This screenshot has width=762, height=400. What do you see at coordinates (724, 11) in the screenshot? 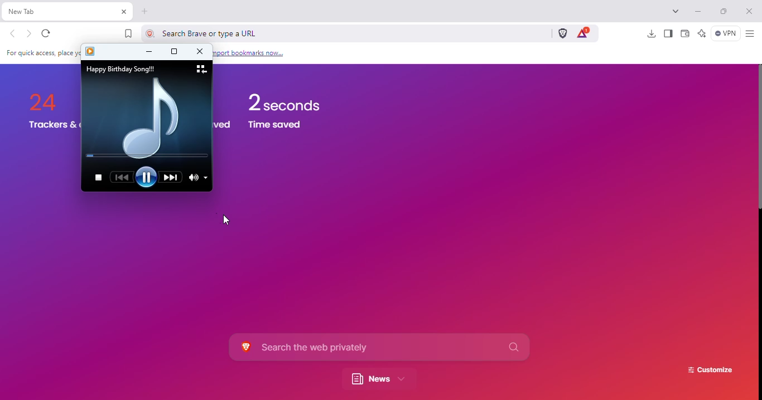
I see `maximize` at bounding box center [724, 11].